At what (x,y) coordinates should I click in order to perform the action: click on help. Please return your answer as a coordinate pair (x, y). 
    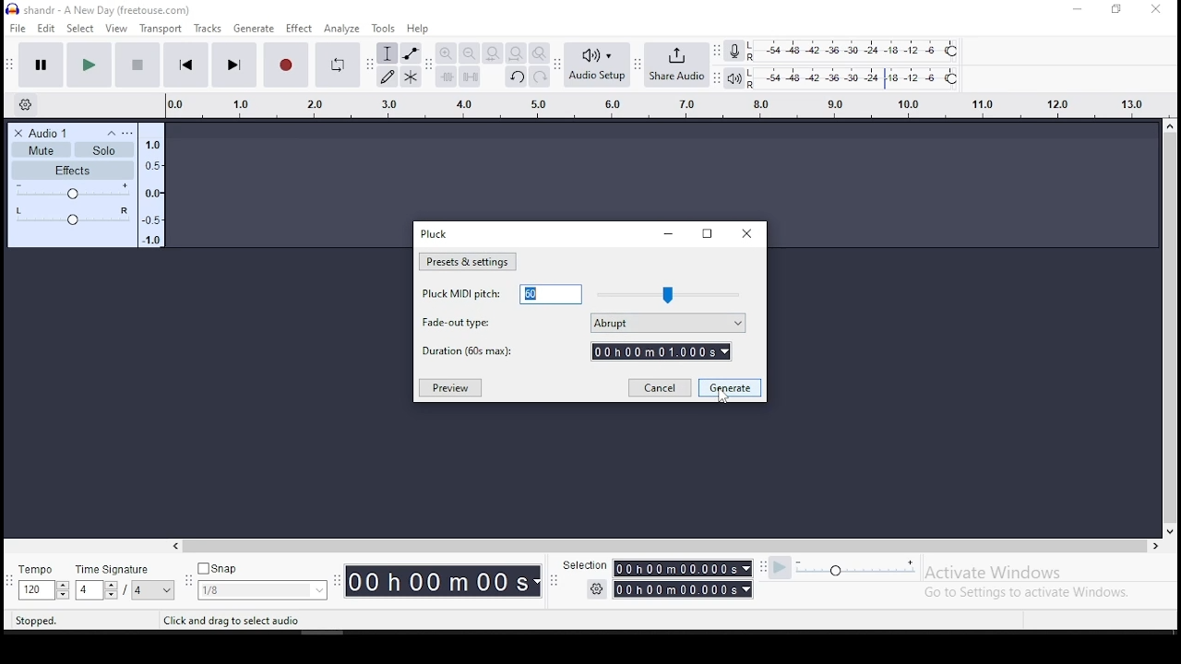
    Looking at the image, I should click on (418, 28).